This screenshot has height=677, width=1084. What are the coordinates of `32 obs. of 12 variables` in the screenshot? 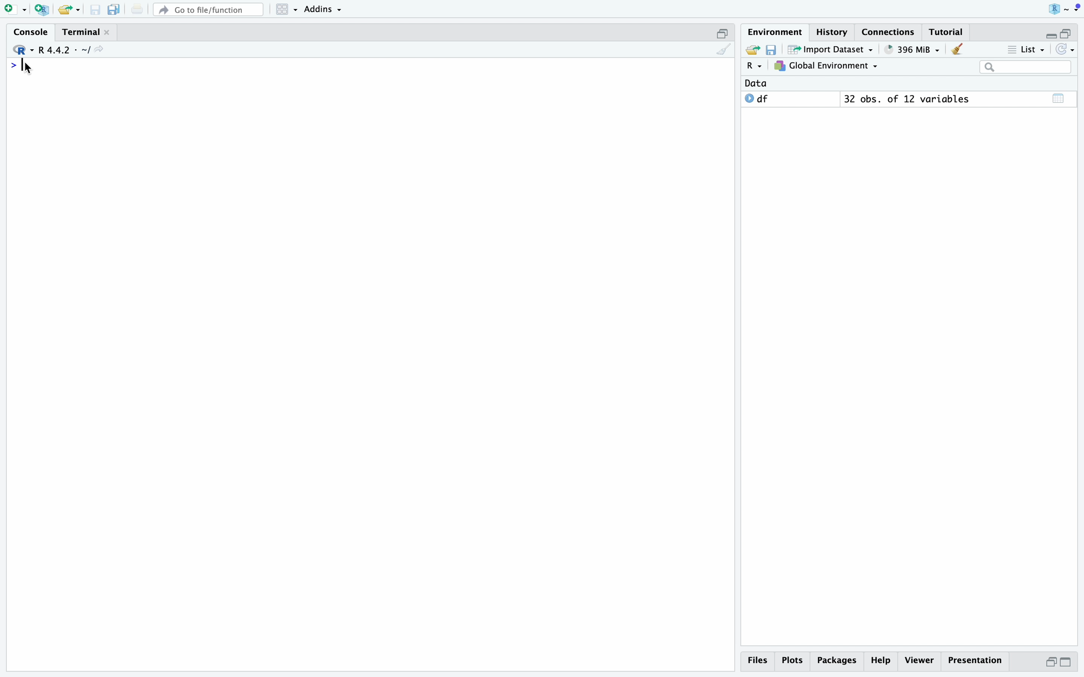 It's located at (907, 99).